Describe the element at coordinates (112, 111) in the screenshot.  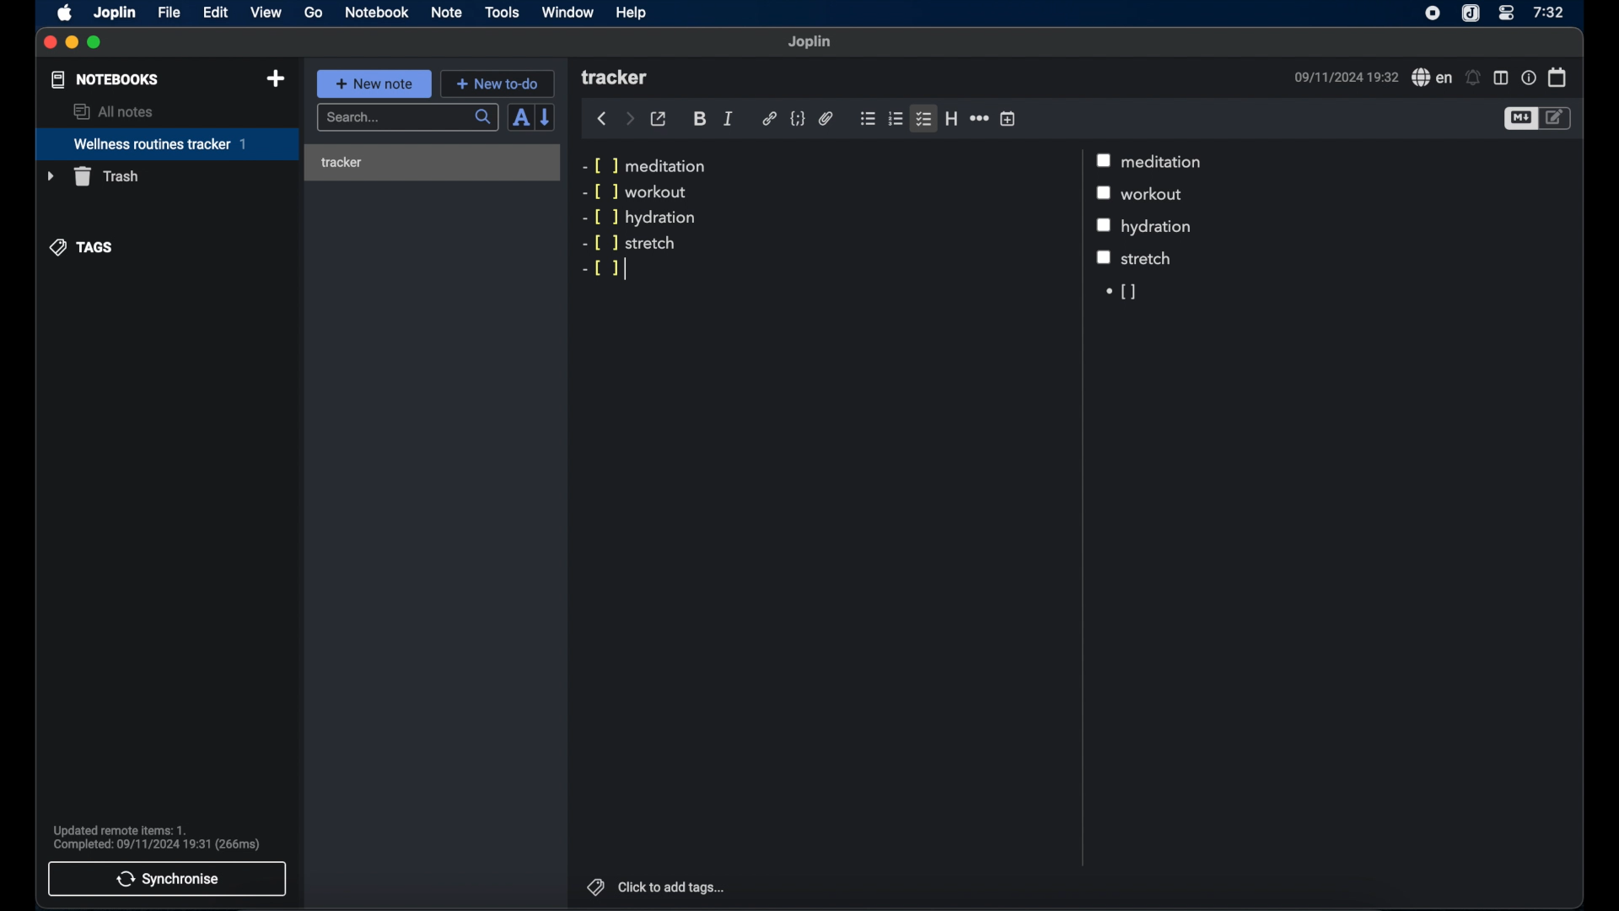
I see `all notes` at that location.